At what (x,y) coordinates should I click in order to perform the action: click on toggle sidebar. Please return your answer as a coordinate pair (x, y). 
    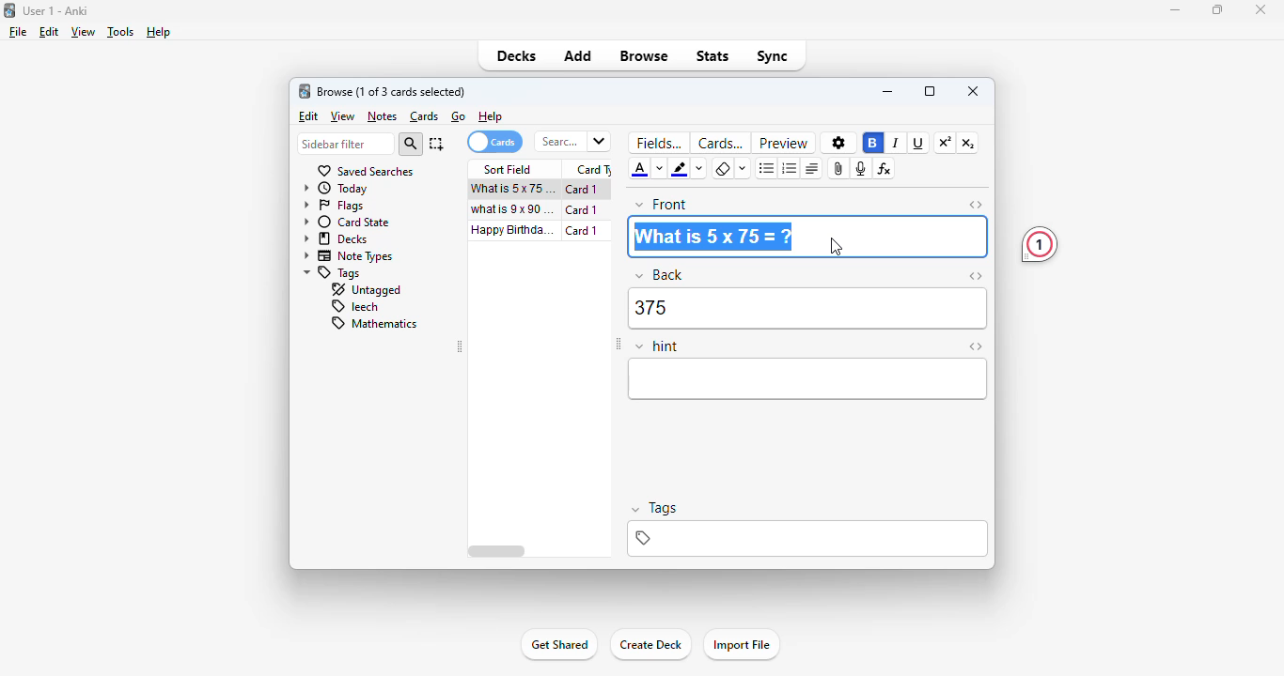
    Looking at the image, I should click on (459, 346).